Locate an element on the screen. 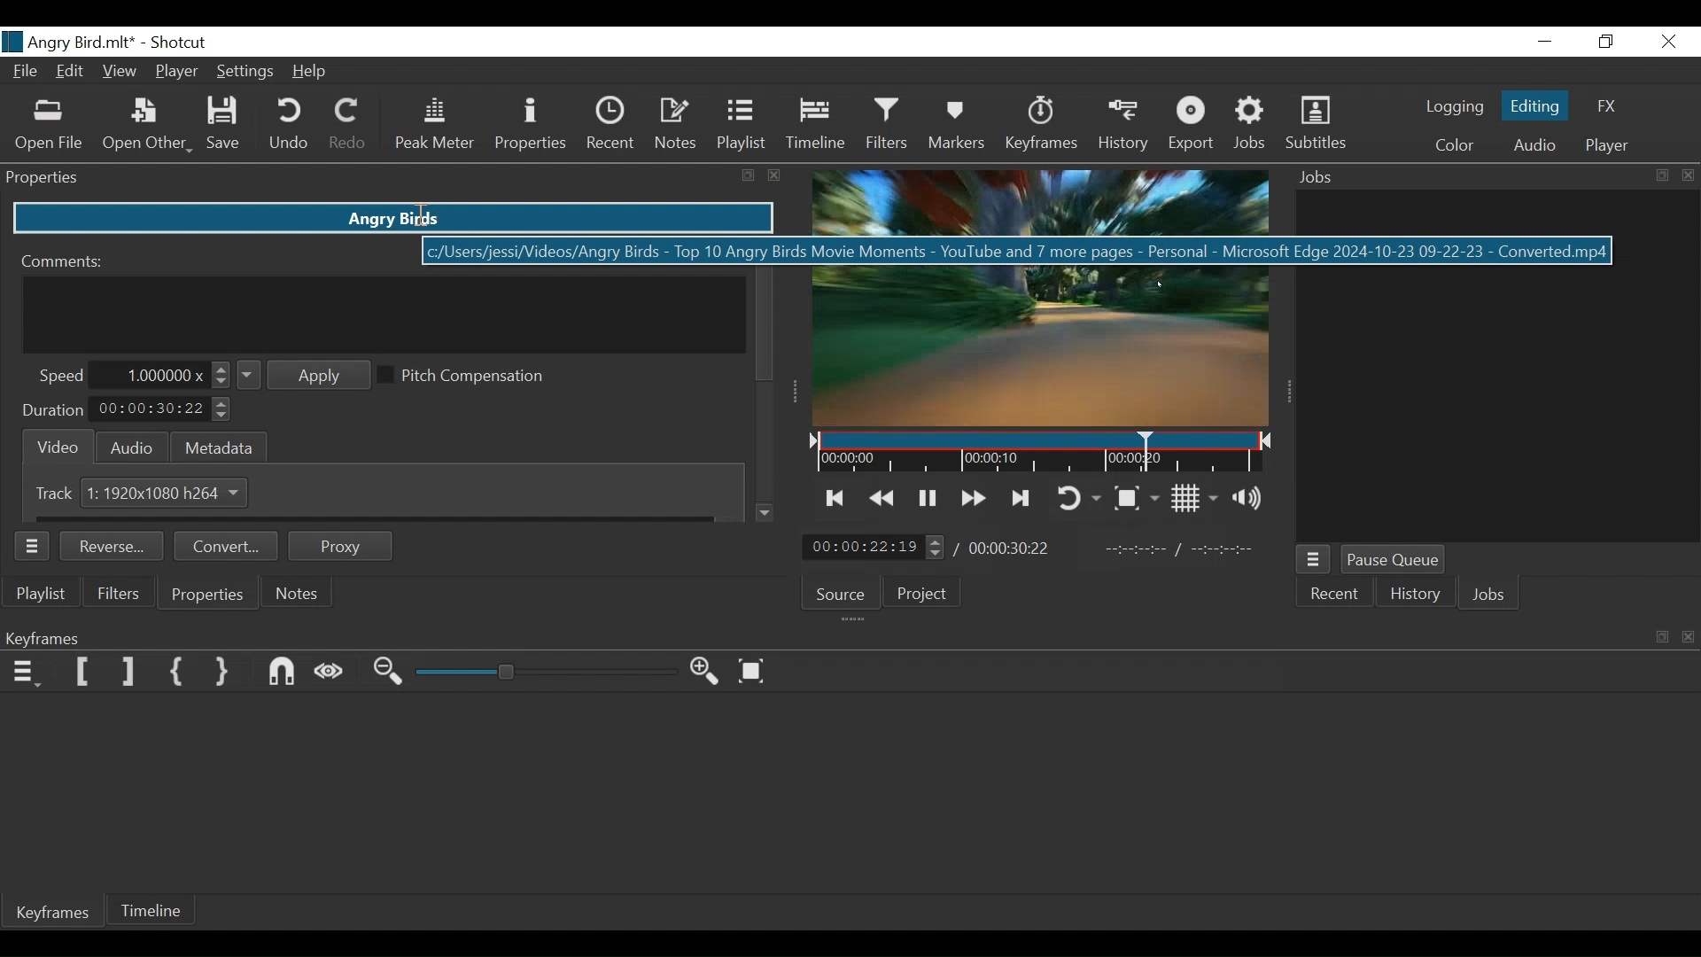 This screenshot has height=957, width=1701. Timeline is located at coordinates (816, 127).